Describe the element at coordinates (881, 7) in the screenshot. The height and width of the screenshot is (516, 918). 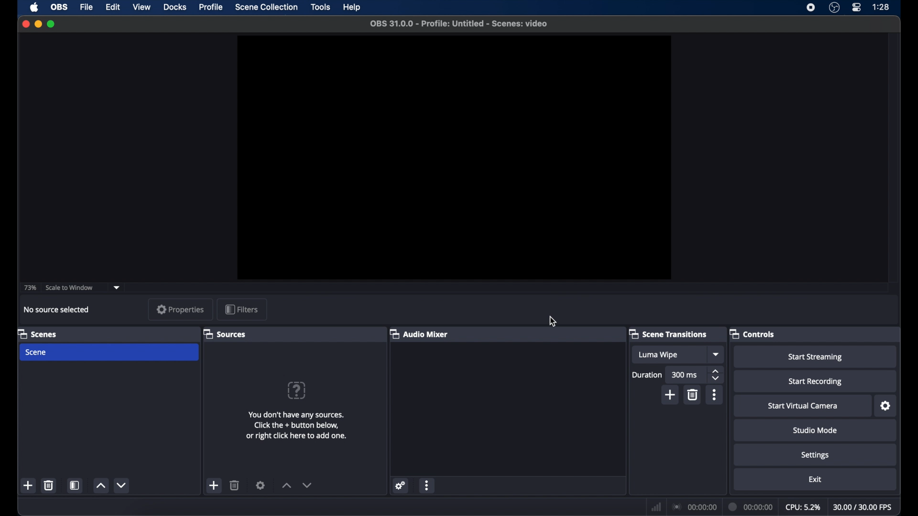
I see `time` at that location.